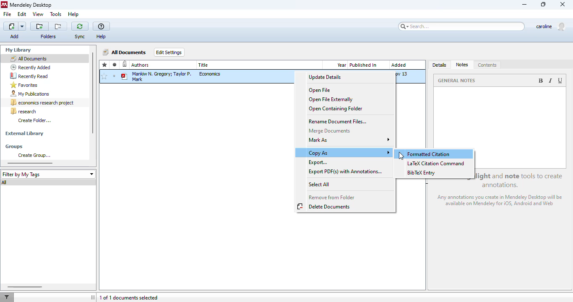  I want to click on edit, so click(22, 14).